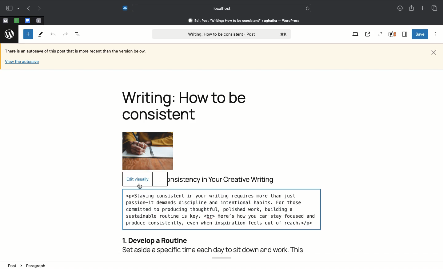 The width and height of the screenshot is (443, 269). What do you see at coordinates (369, 34) in the screenshot?
I see `View post` at bounding box center [369, 34].